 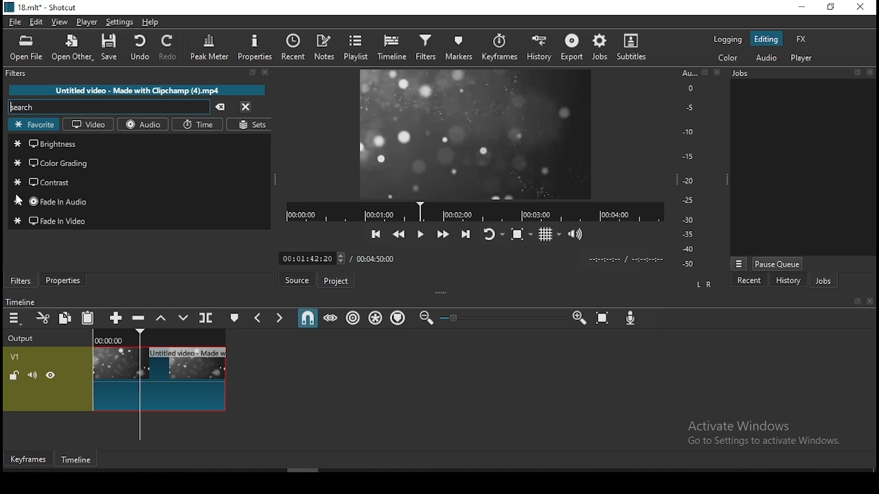 I want to click on zoom timeline in, so click(x=578, y=317).